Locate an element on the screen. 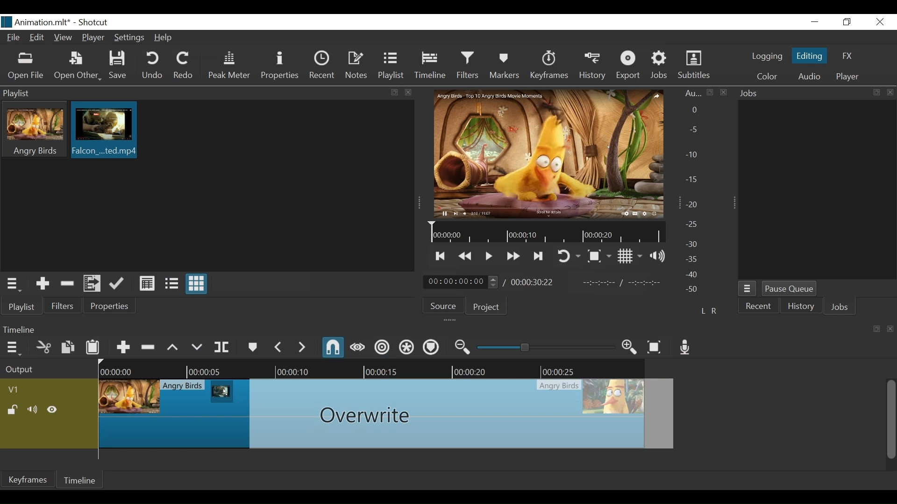 The height and width of the screenshot is (504, 897). logging is located at coordinates (767, 57).